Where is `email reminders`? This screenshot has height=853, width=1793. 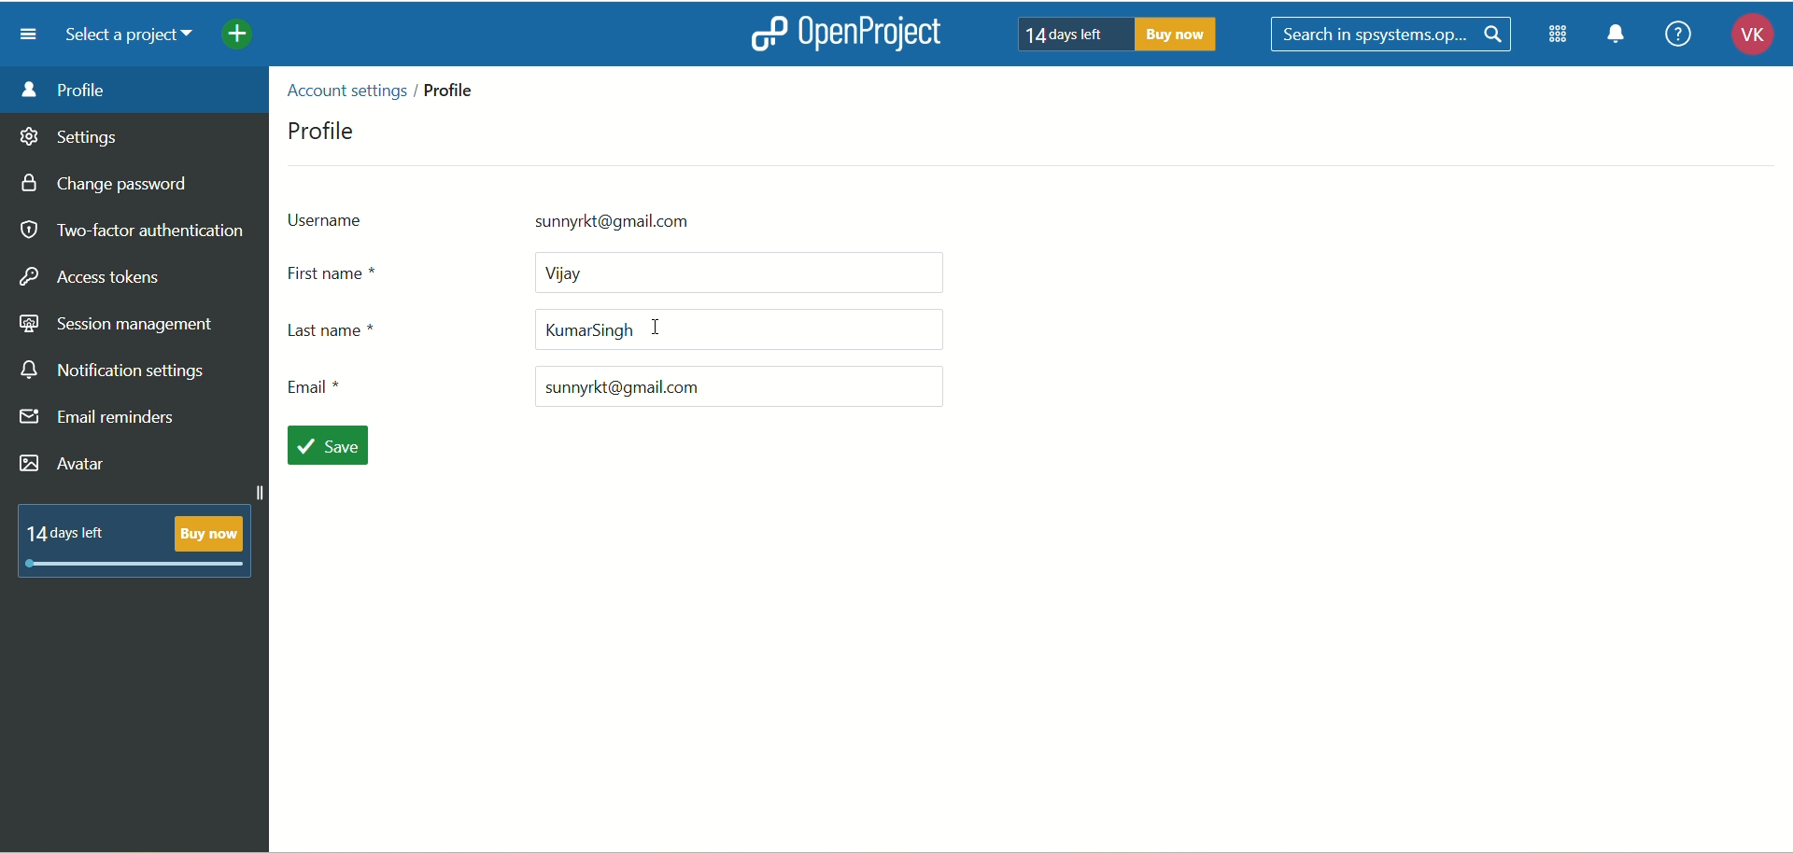 email reminders is located at coordinates (100, 421).